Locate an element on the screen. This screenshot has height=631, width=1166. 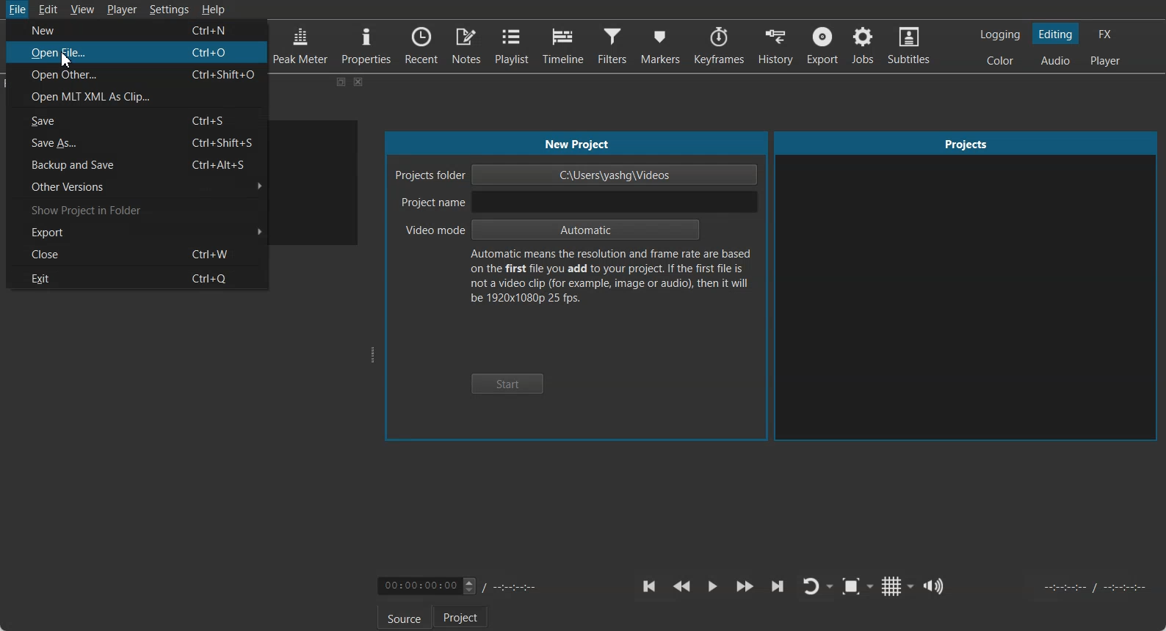
Other Versions is located at coordinates (136, 186).